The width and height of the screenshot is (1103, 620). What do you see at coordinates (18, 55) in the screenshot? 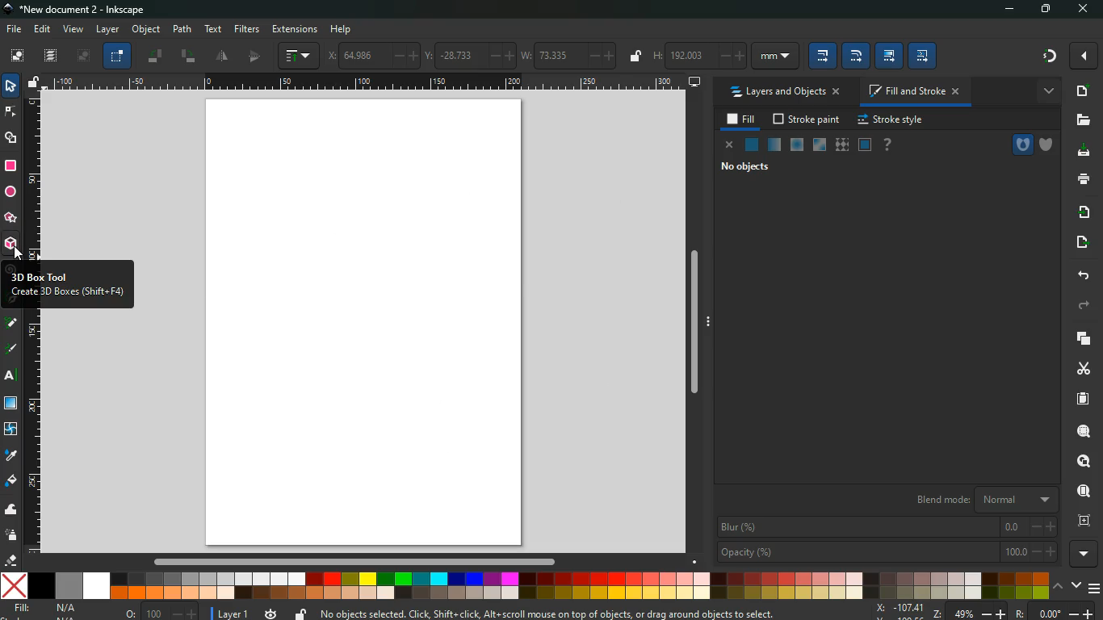
I see `photo` at bounding box center [18, 55].